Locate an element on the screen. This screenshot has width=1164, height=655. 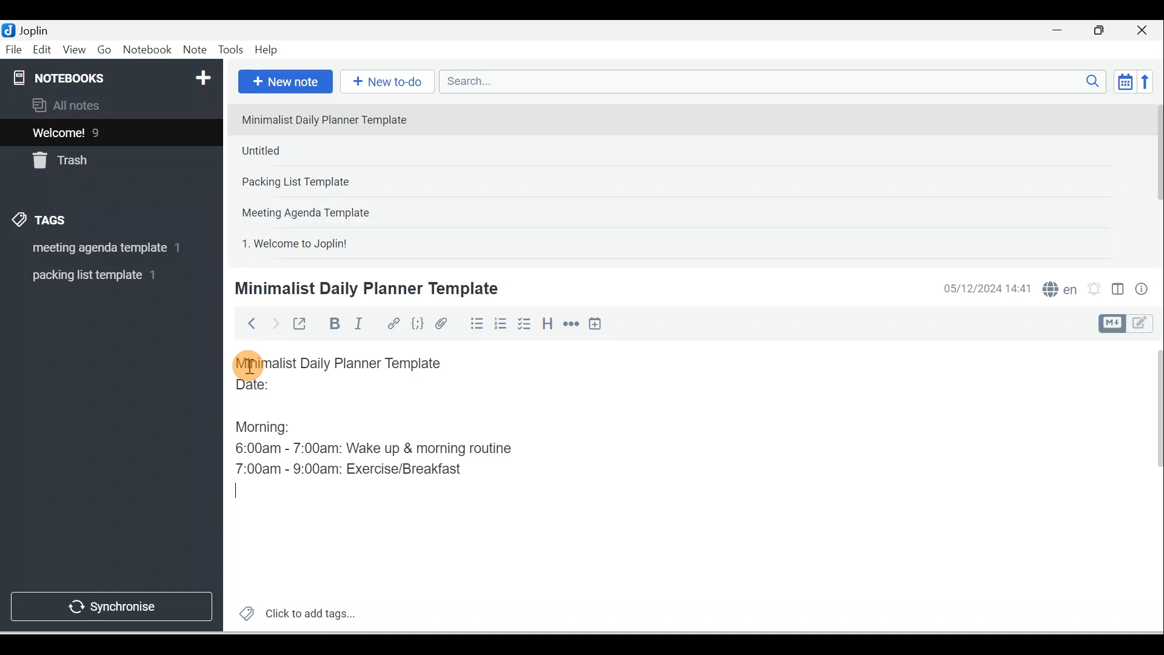
Note is located at coordinates (193, 50).